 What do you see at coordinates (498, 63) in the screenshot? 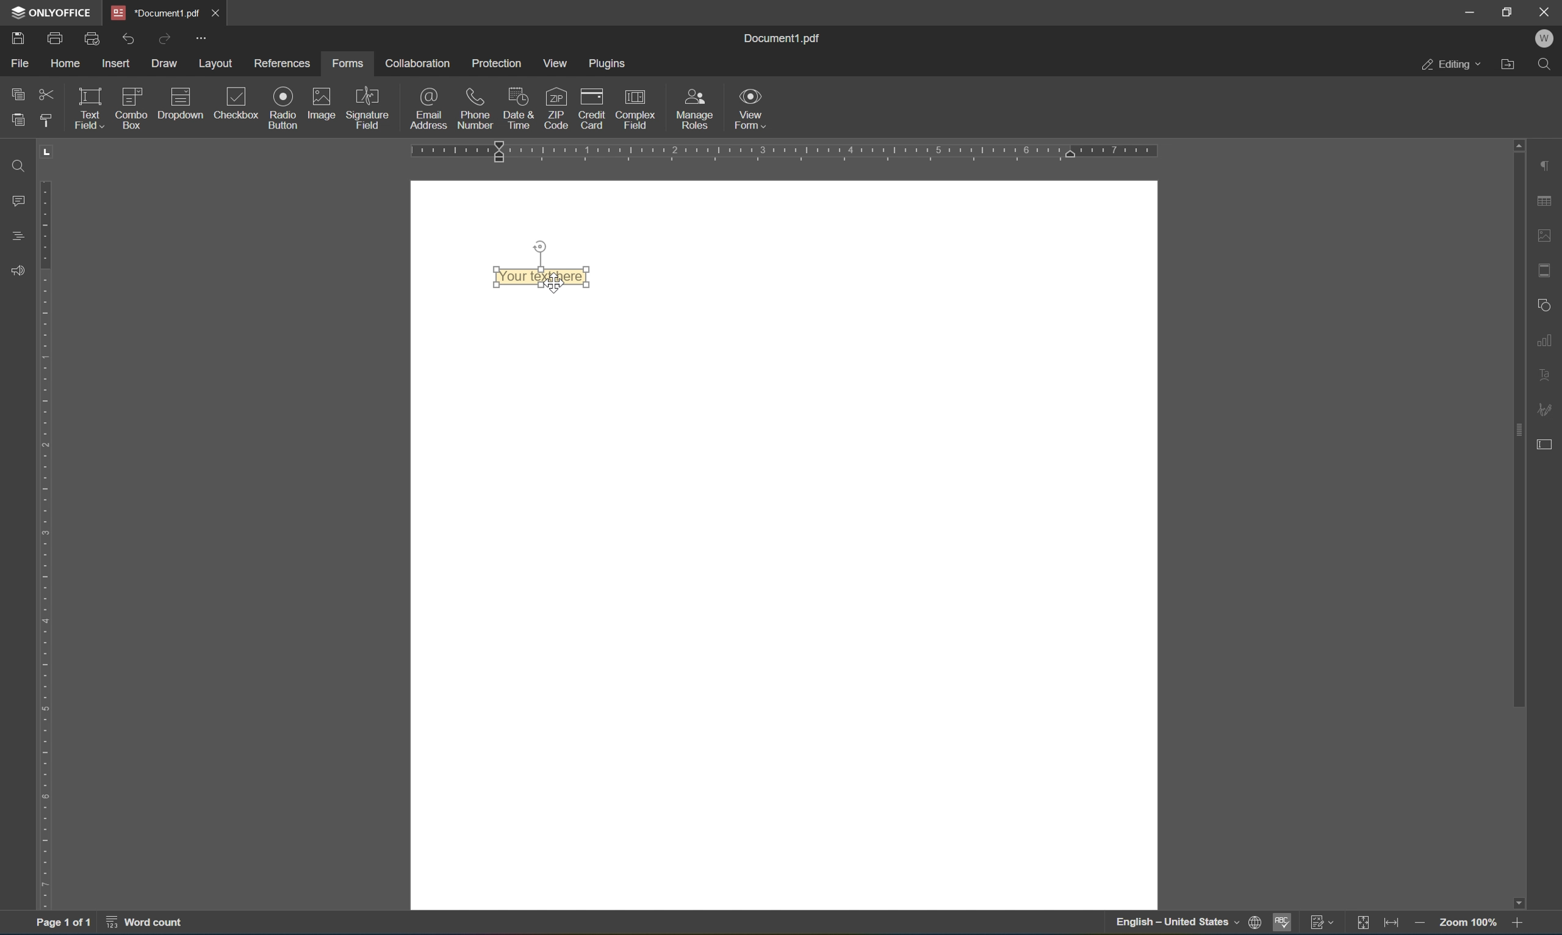
I see `protection` at bounding box center [498, 63].